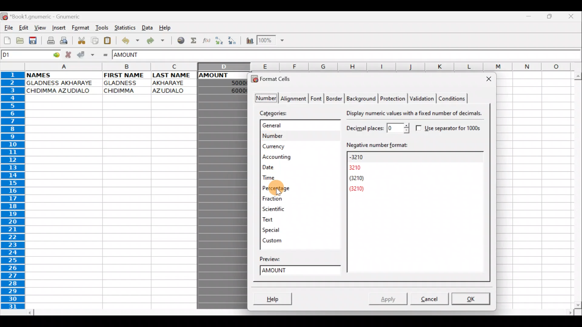  I want to click on Number, so click(264, 98).